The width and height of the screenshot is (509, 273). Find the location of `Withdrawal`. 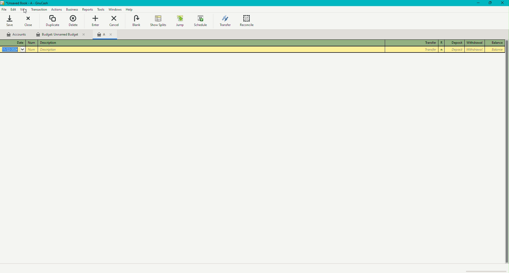

Withdrawal is located at coordinates (474, 50).